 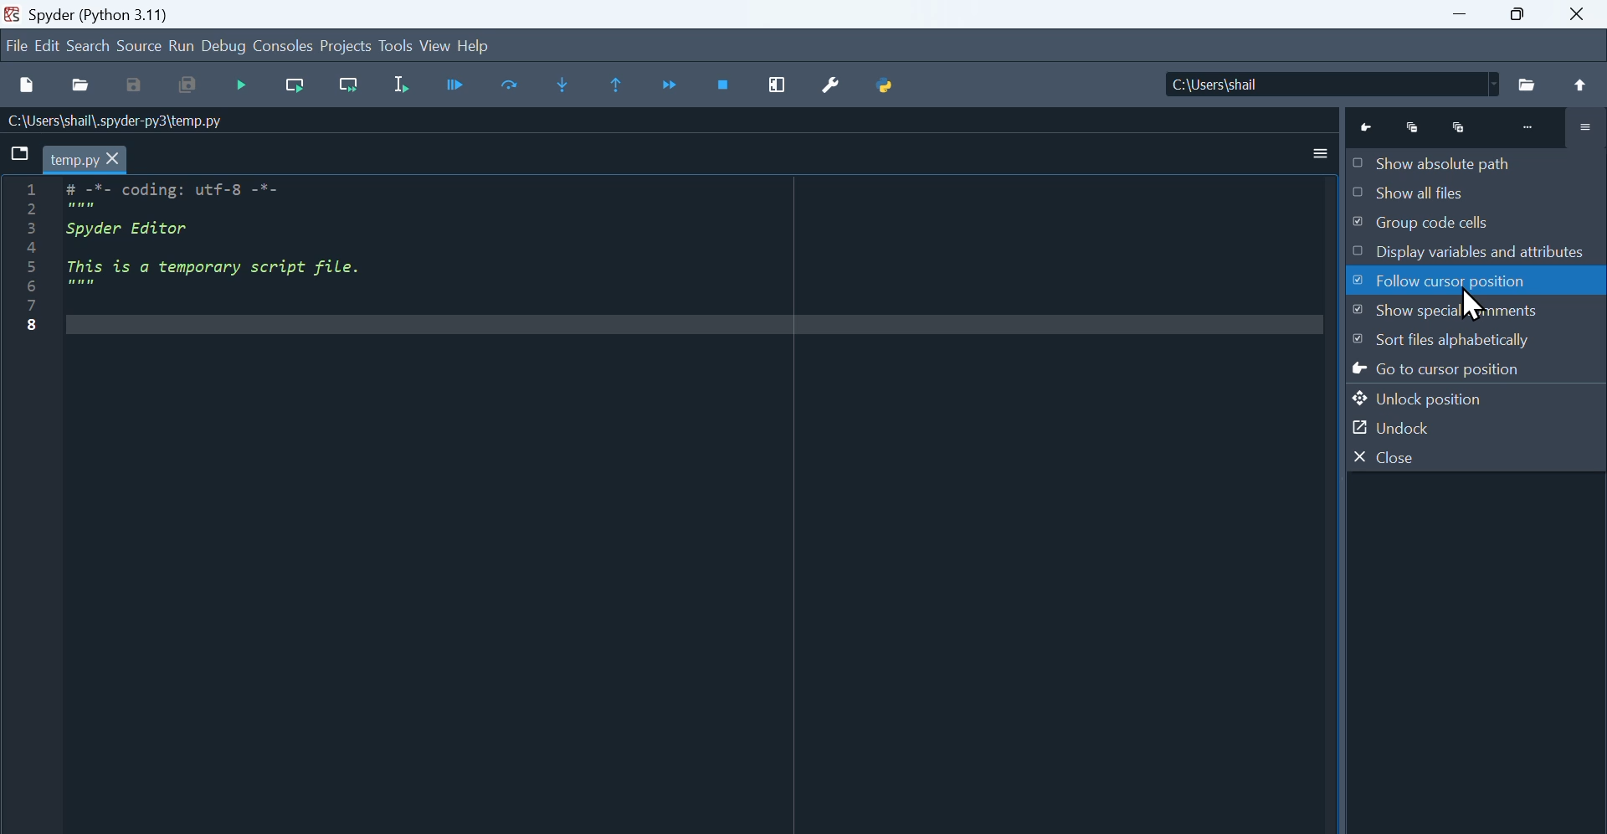 I want to click on Continue execution until next function, so click(x=673, y=85).